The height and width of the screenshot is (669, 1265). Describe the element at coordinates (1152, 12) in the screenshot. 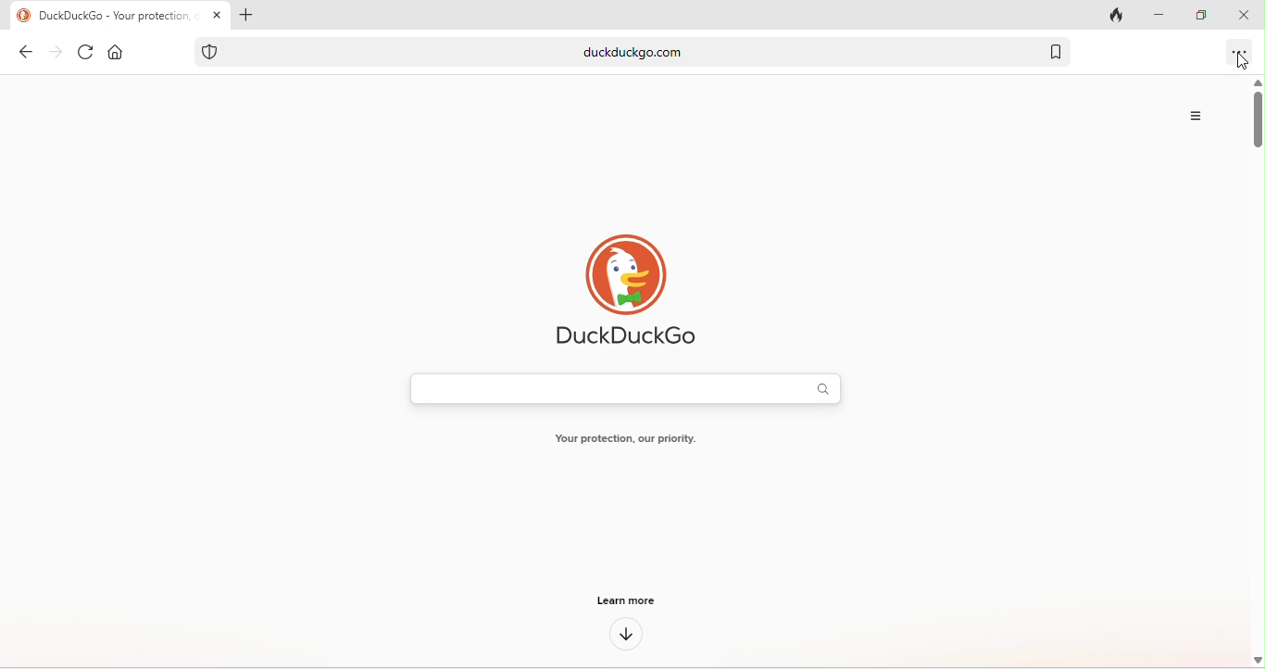

I see `minimize` at that location.